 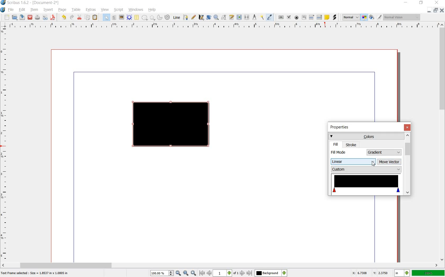 I want to click on 100%, so click(x=159, y=273).